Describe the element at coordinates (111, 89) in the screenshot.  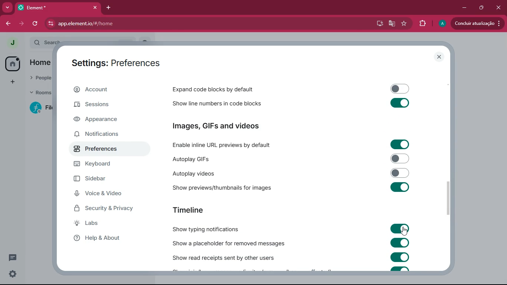
I see `account` at that location.